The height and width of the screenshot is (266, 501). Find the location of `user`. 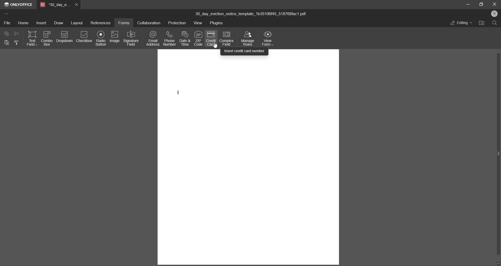

user is located at coordinates (494, 13).